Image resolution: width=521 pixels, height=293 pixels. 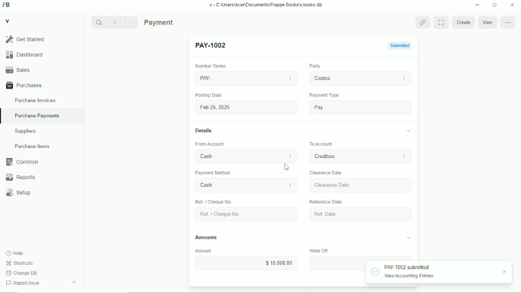 I want to click on Change DB, so click(x=22, y=273).